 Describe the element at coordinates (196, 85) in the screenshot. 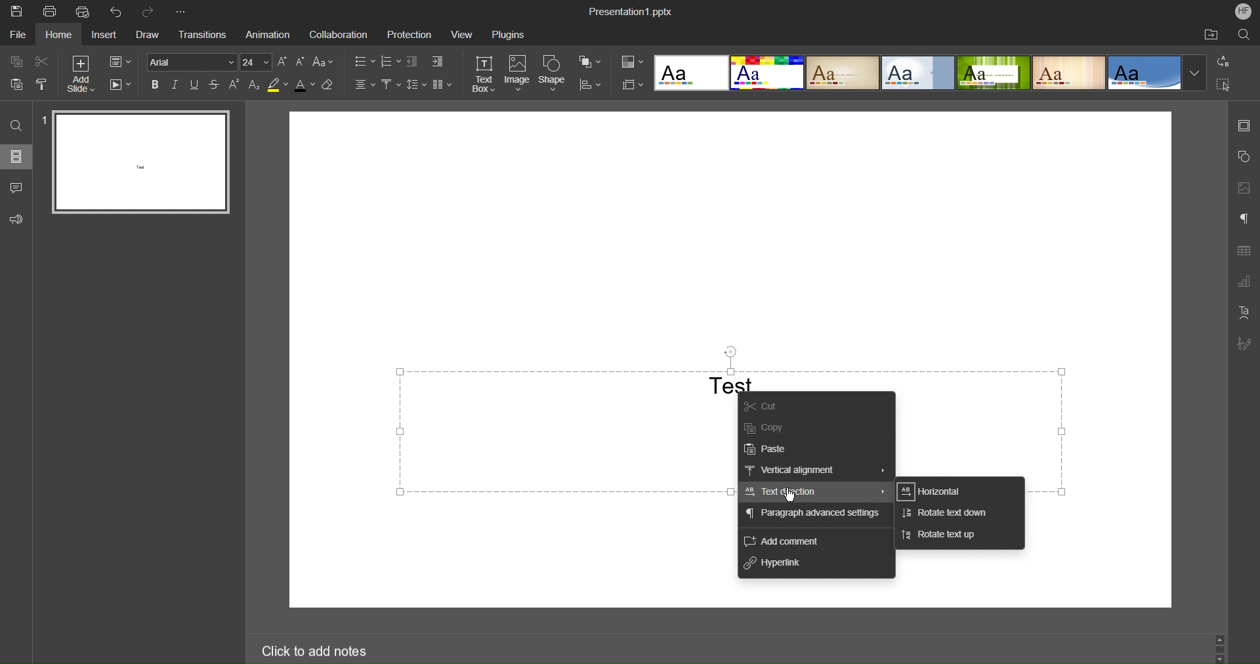

I see `Underline` at that location.